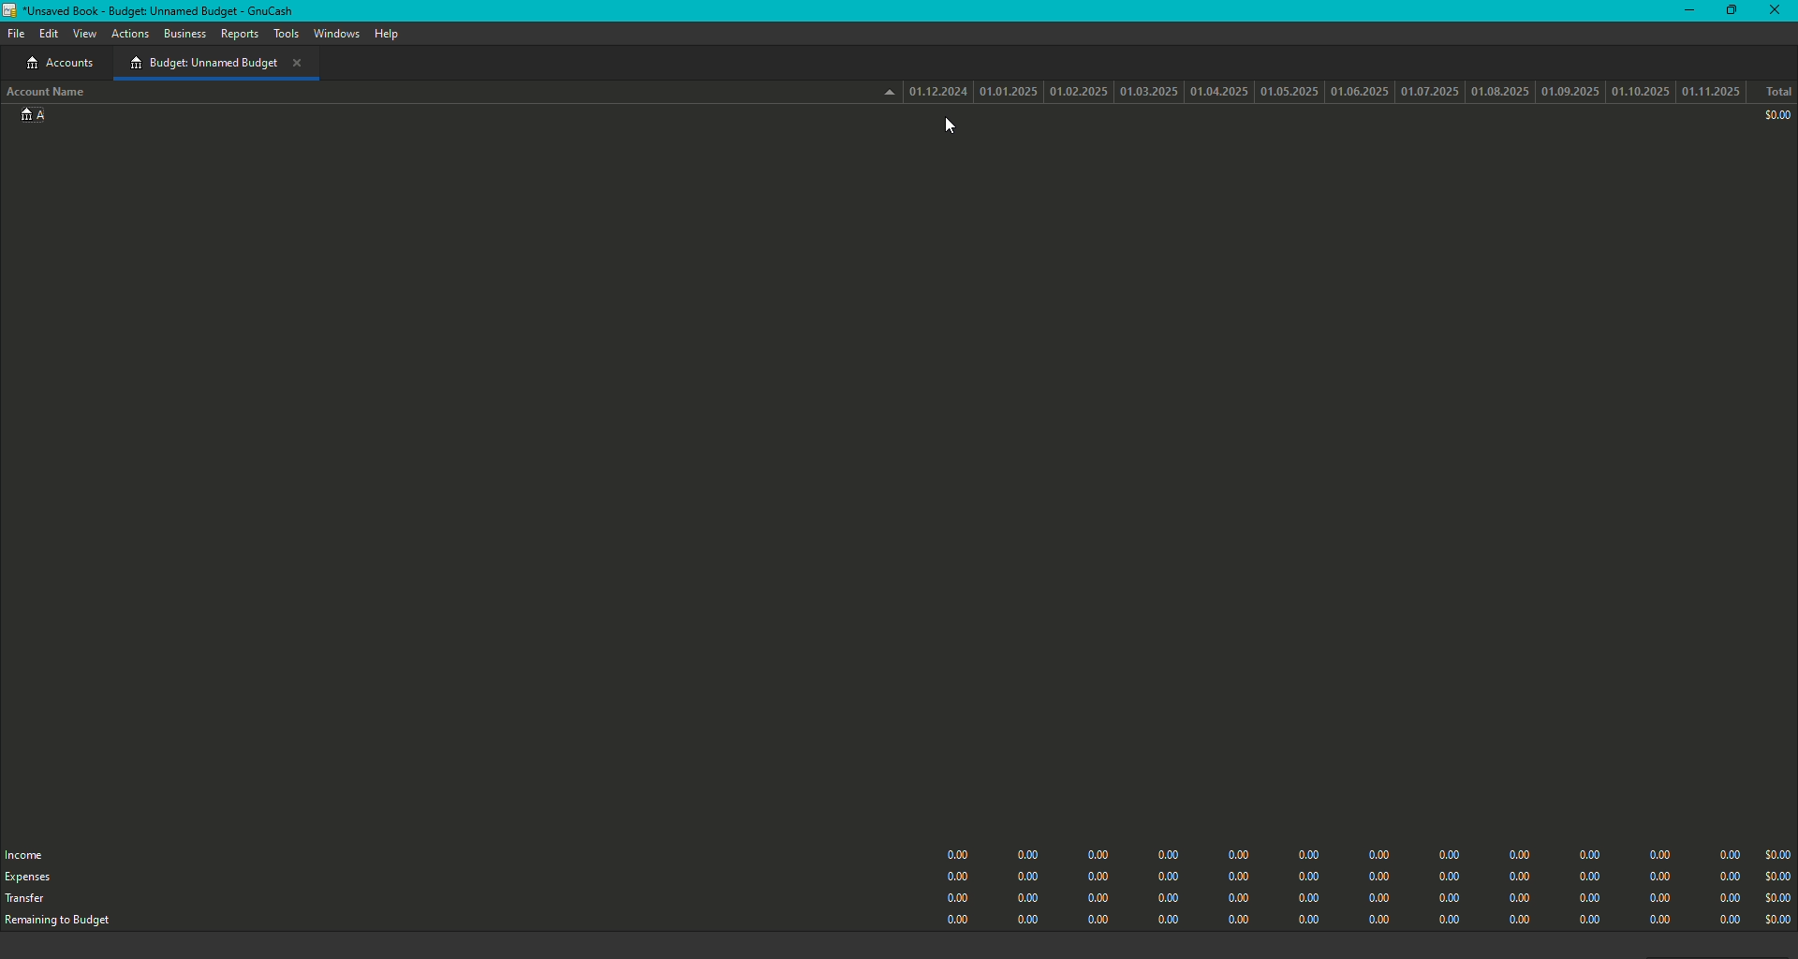 The height and width of the screenshot is (959, 1798). What do you see at coordinates (155, 10) in the screenshot?
I see `GnuCash` at bounding box center [155, 10].